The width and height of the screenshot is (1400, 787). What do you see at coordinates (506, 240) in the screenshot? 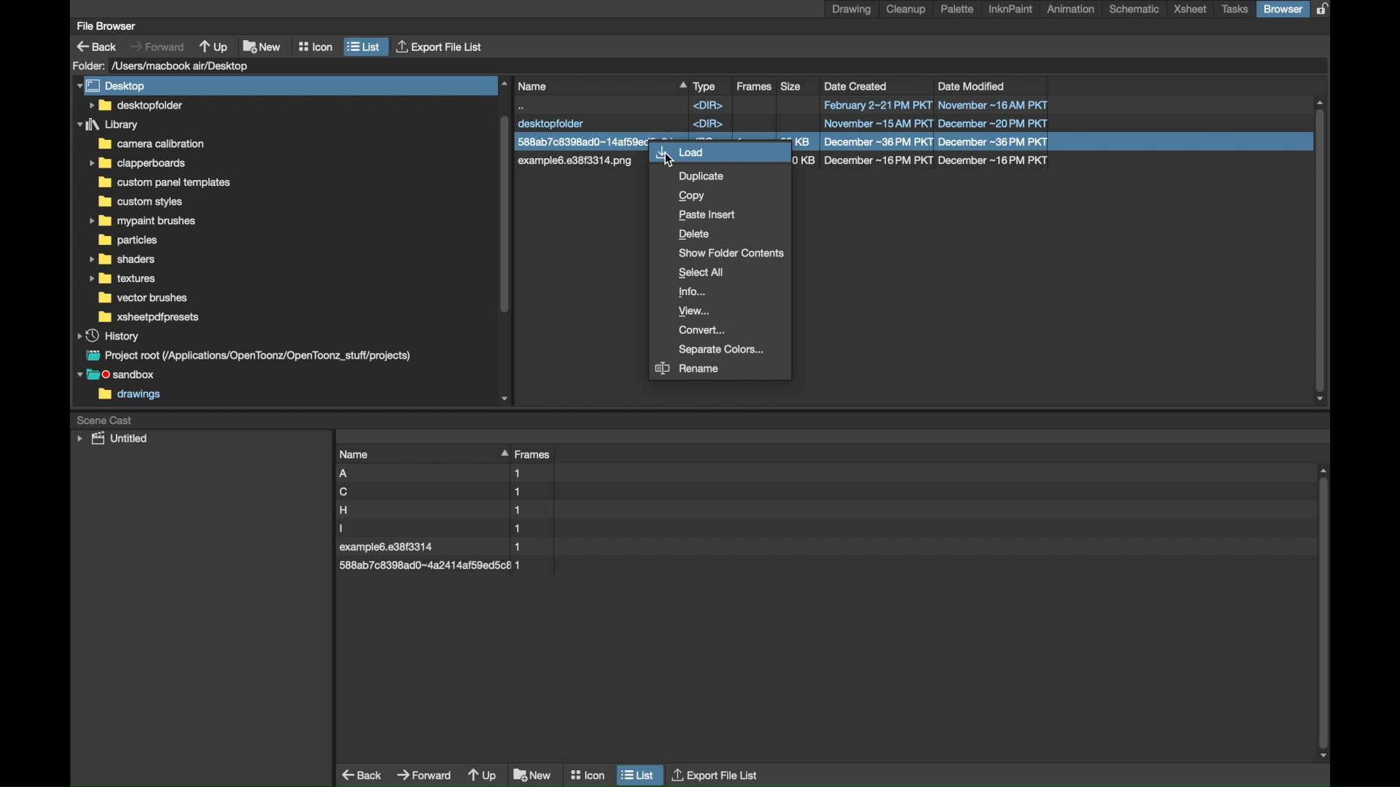
I see `scroll box` at bounding box center [506, 240].